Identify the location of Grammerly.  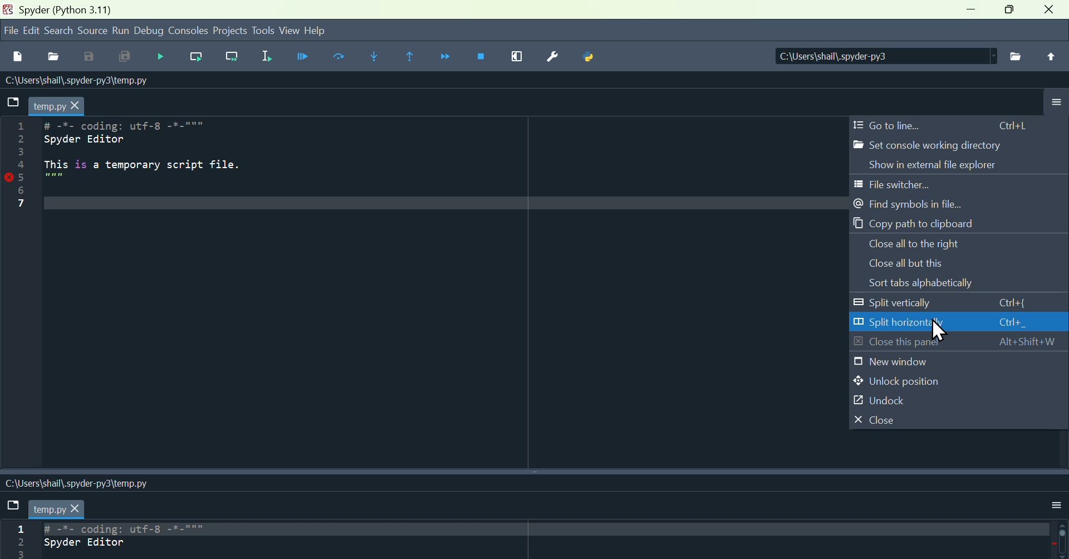
(1035, 548).